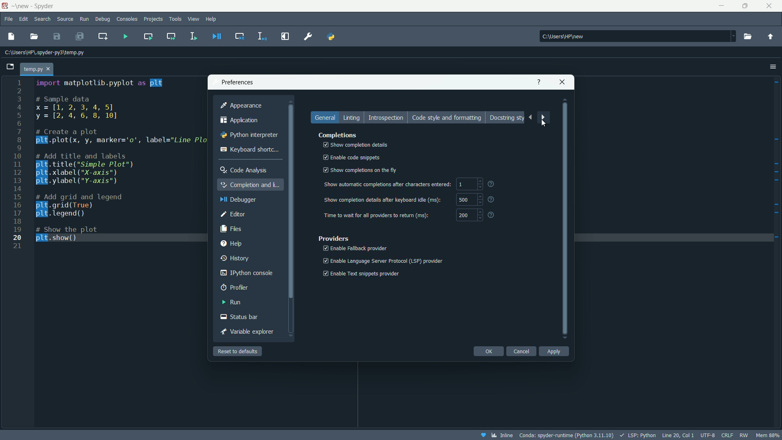 The width and height of the screenshot is (782, 440). Describe the element at coordinates (771, 6) in the screenshot. I see `close app` at that location.